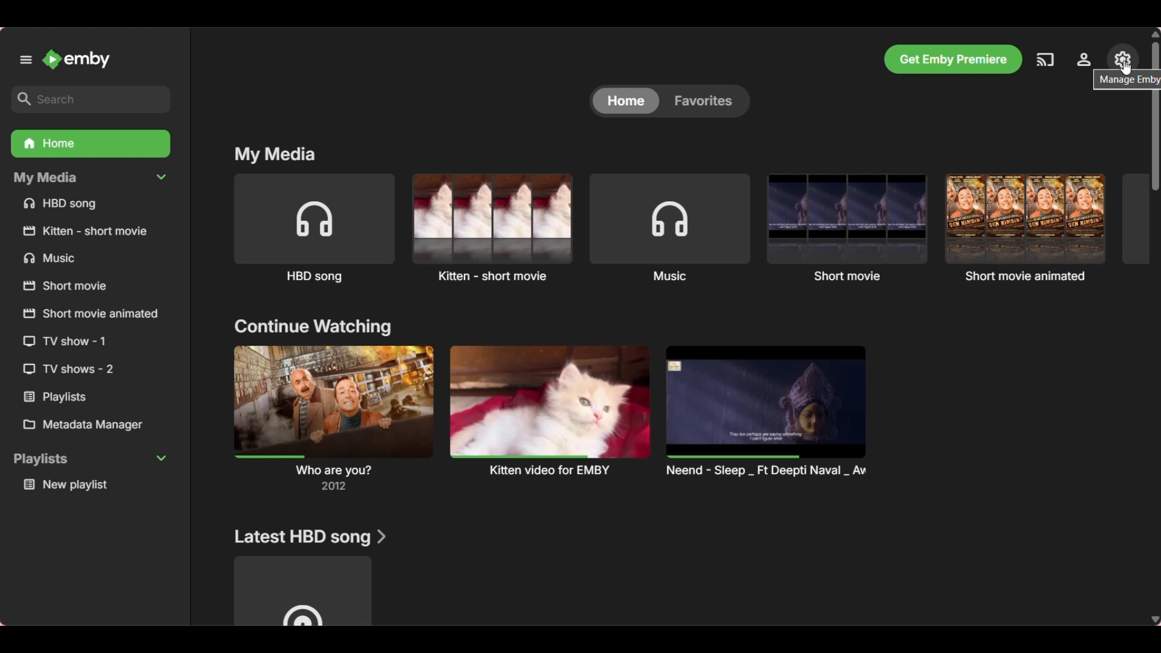  I want to click on Short movie, so click(91, 313).